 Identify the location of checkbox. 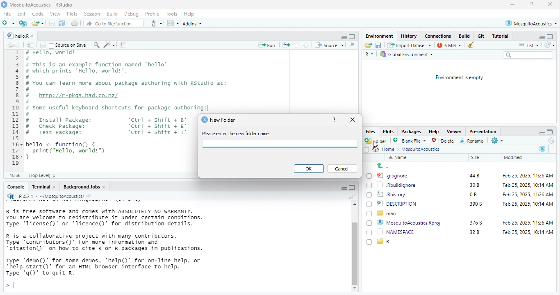
(369, 196).